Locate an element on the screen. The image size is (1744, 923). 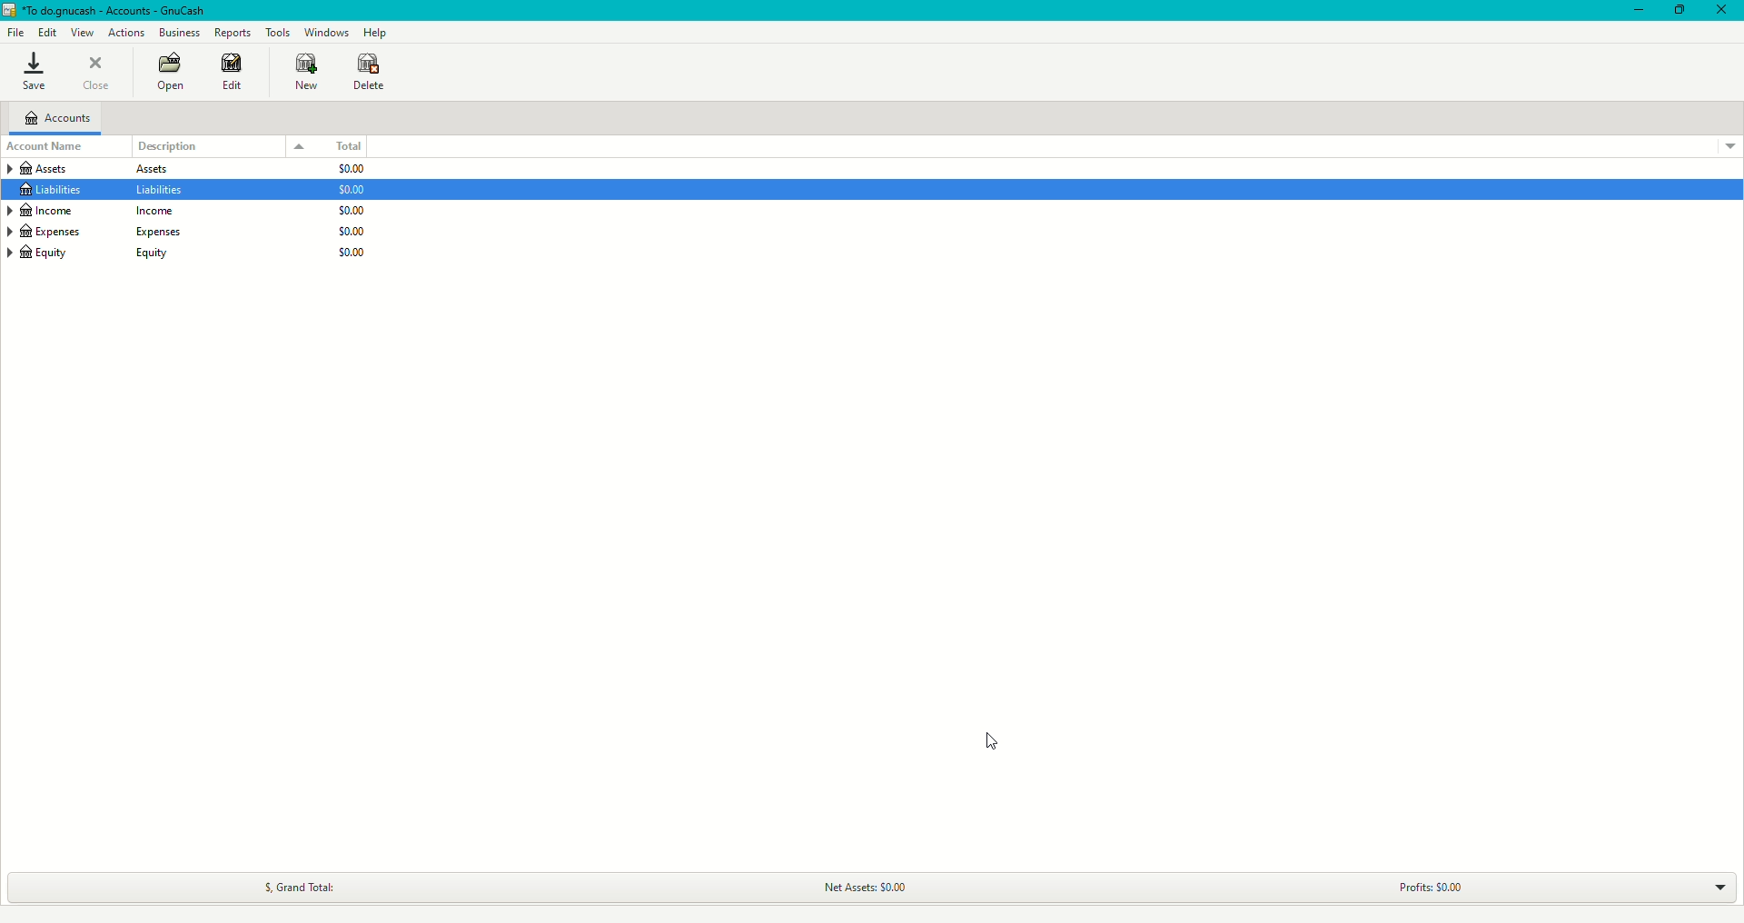
Equity is located at coordinates (96, 256).